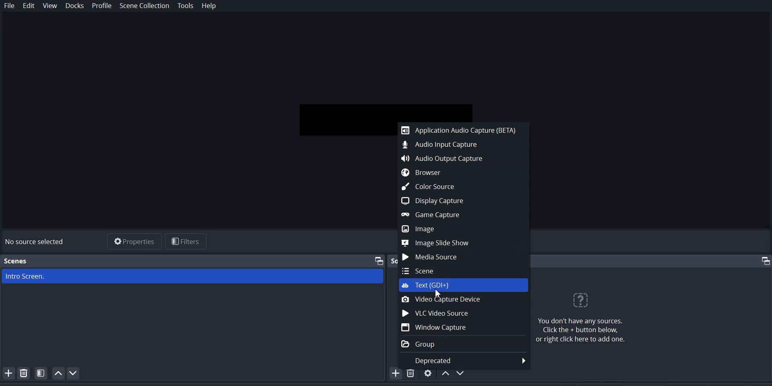 The image size is (772, 386). What do you see at coordinates (460, 172) in the screenshot?
I see `Browser` at bounding box center [460, 172].